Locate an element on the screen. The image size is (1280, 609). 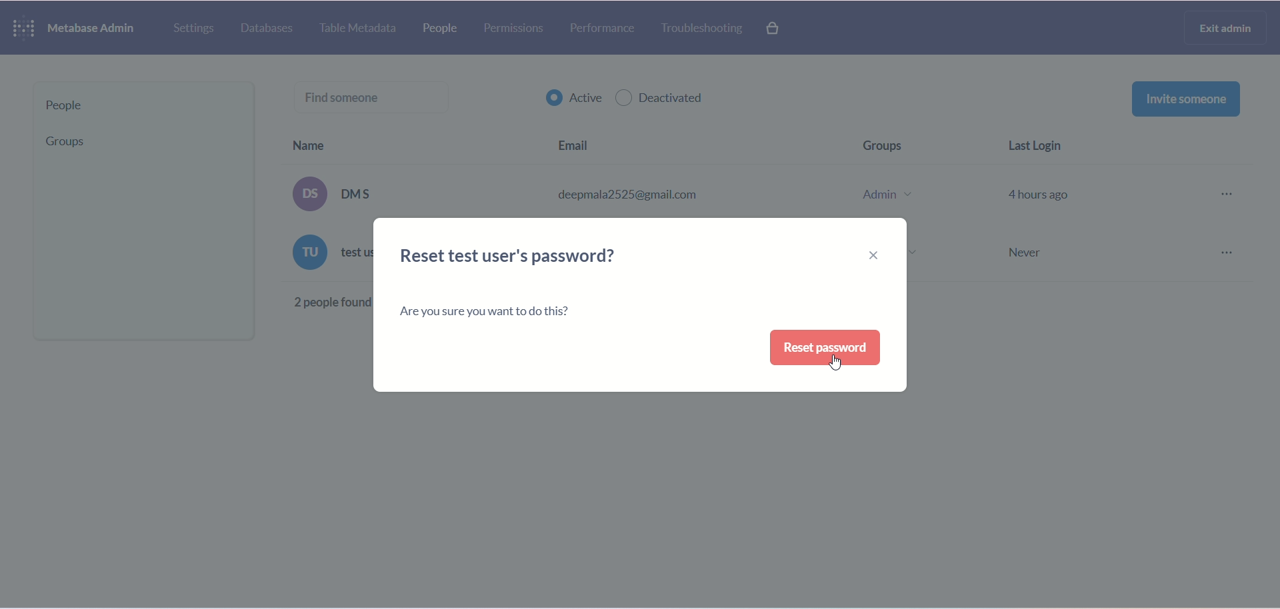
paid features is located at coordinates (774, 28).